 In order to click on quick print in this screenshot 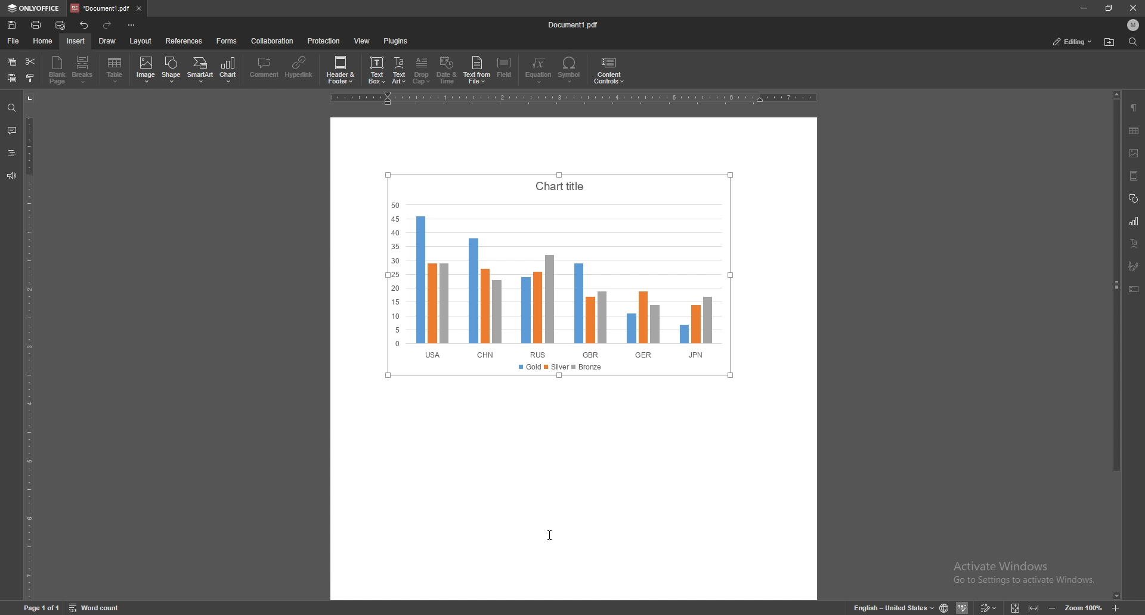, I will do `click(60, 25)`.